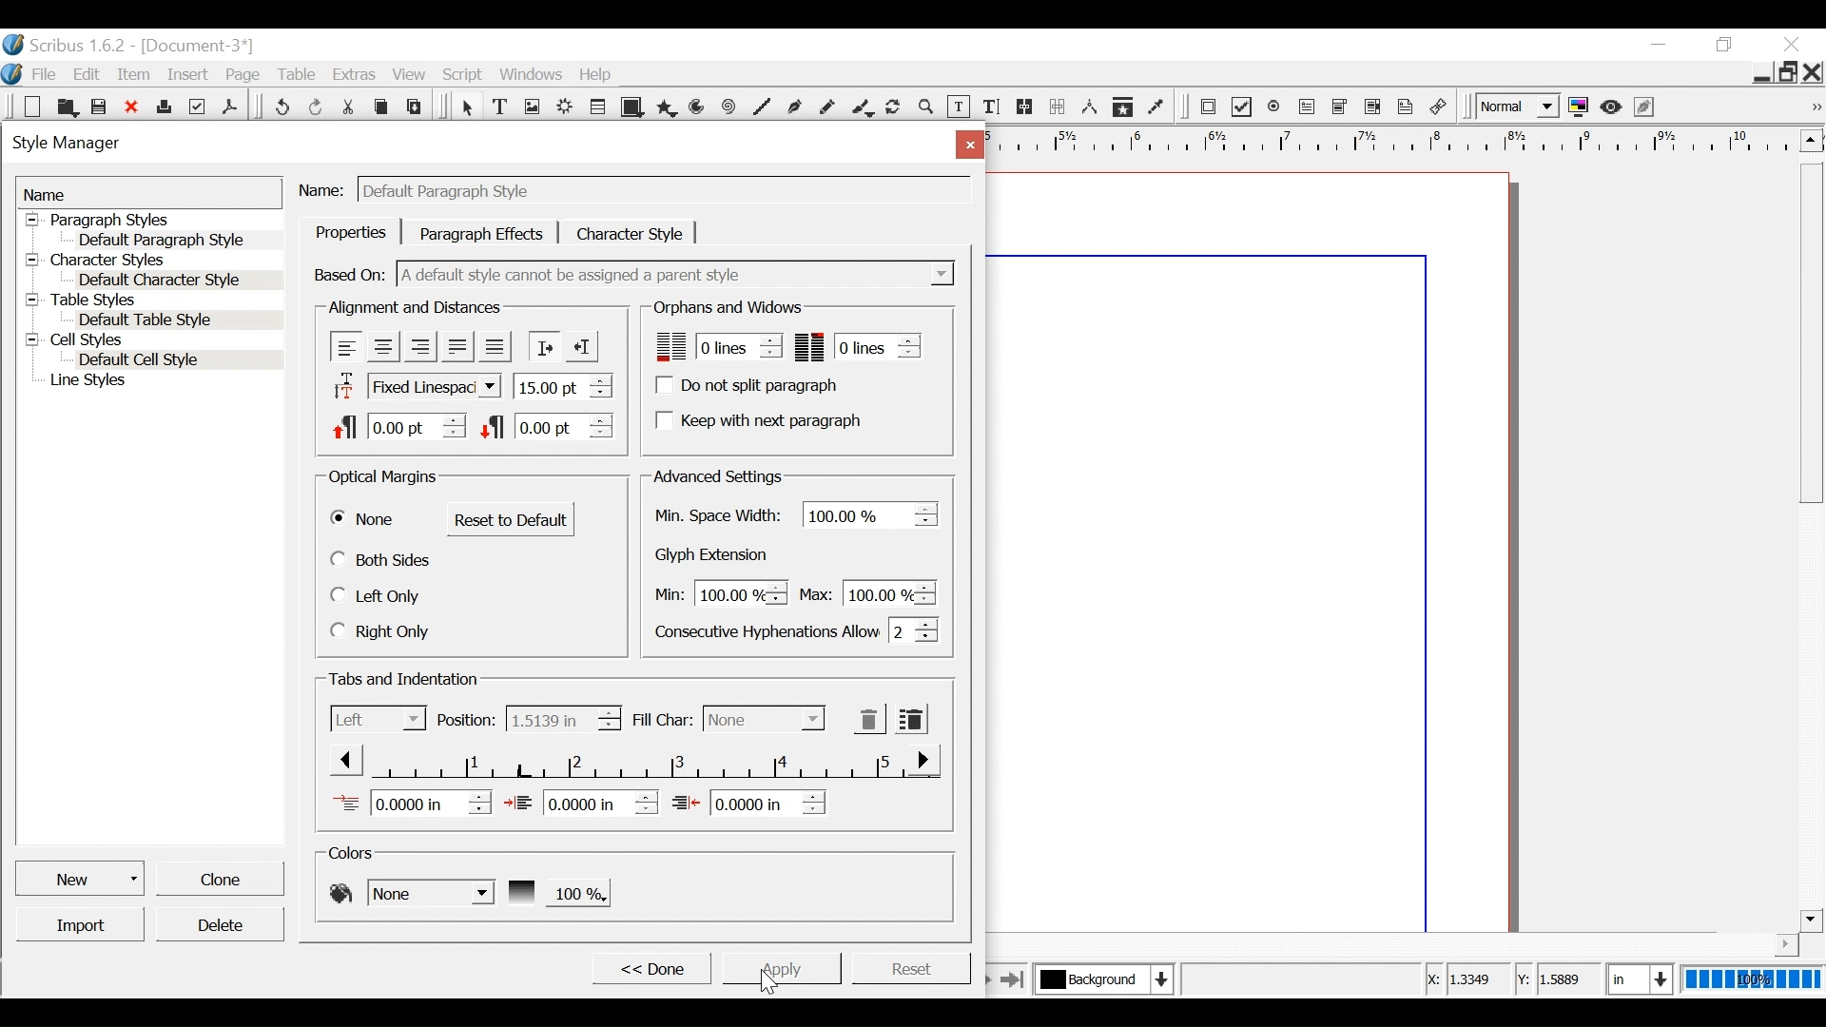 This screenshot has height=1027, width=1826. What do you see at coordinates (650, 967) in the screenshot?
I see `Done` at bounding box center [650, 967].